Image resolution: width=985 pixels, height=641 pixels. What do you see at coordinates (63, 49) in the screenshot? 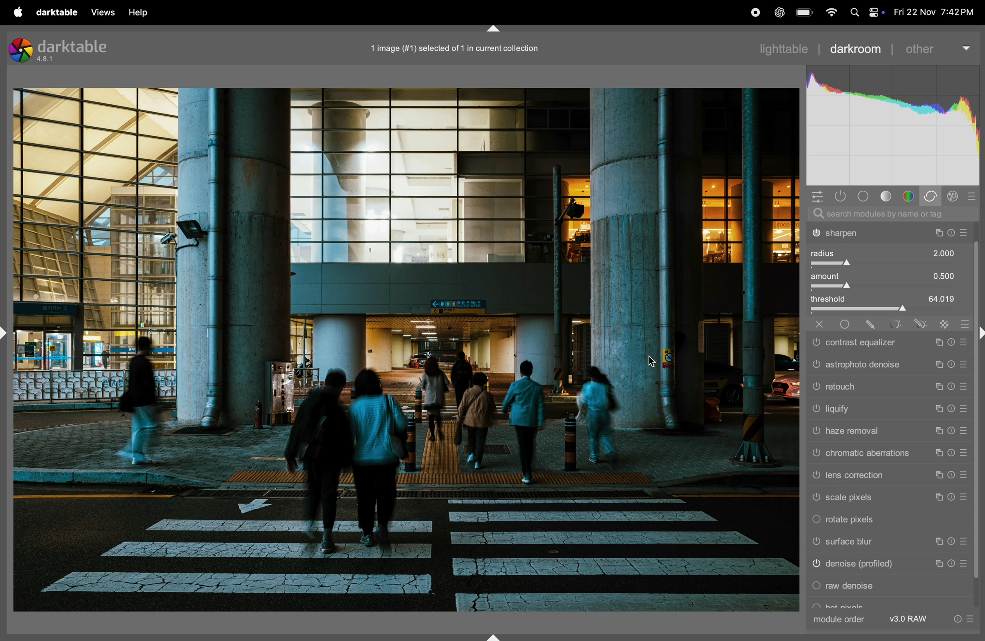
I see `darktable` at bounding box center [63, 49].